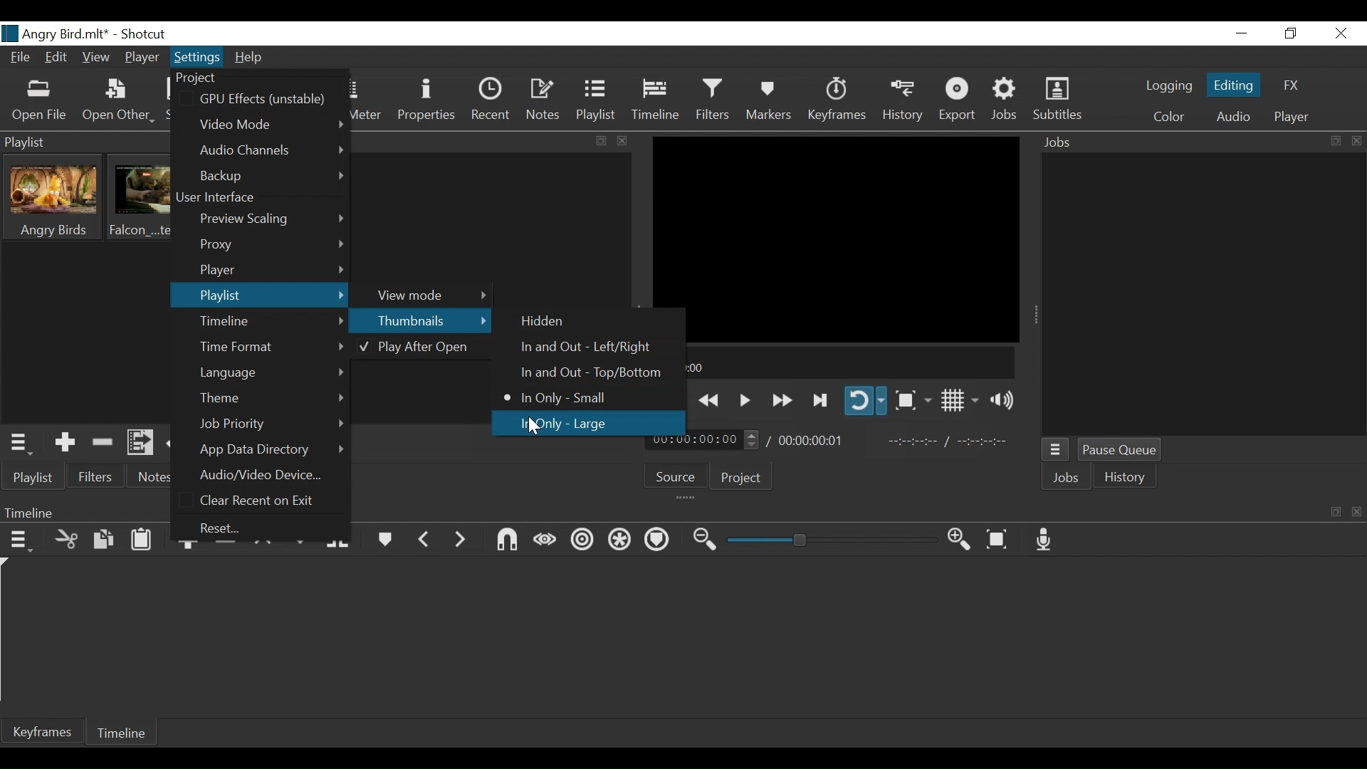 This screenshot has width=1367, height=769. What do you see at coordinates (670, 401) in the screenshot?
I see `Skip to the next point` at bounding box center [670, 401].